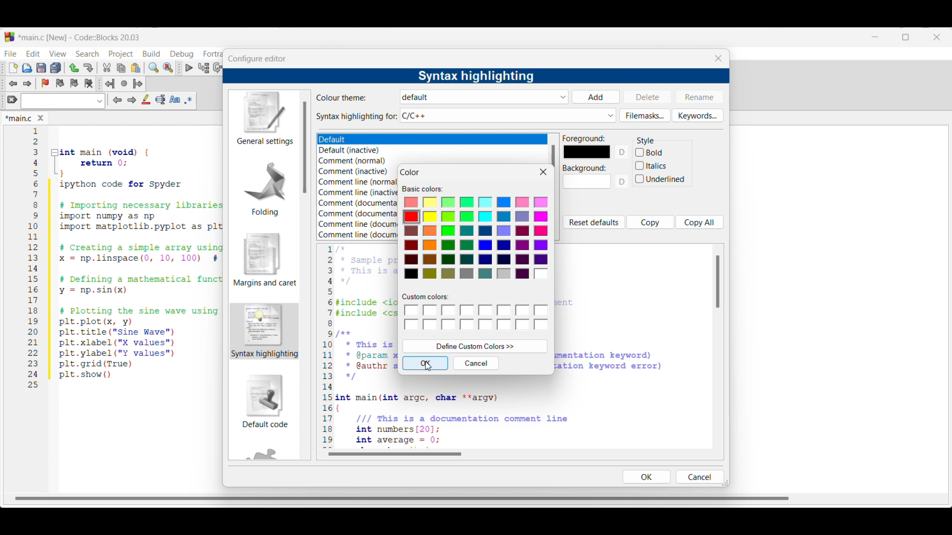  What do you see at coordinates (587, 152) in the screenshot?
I see `Foreground color options` at bounding box center [587, 152].